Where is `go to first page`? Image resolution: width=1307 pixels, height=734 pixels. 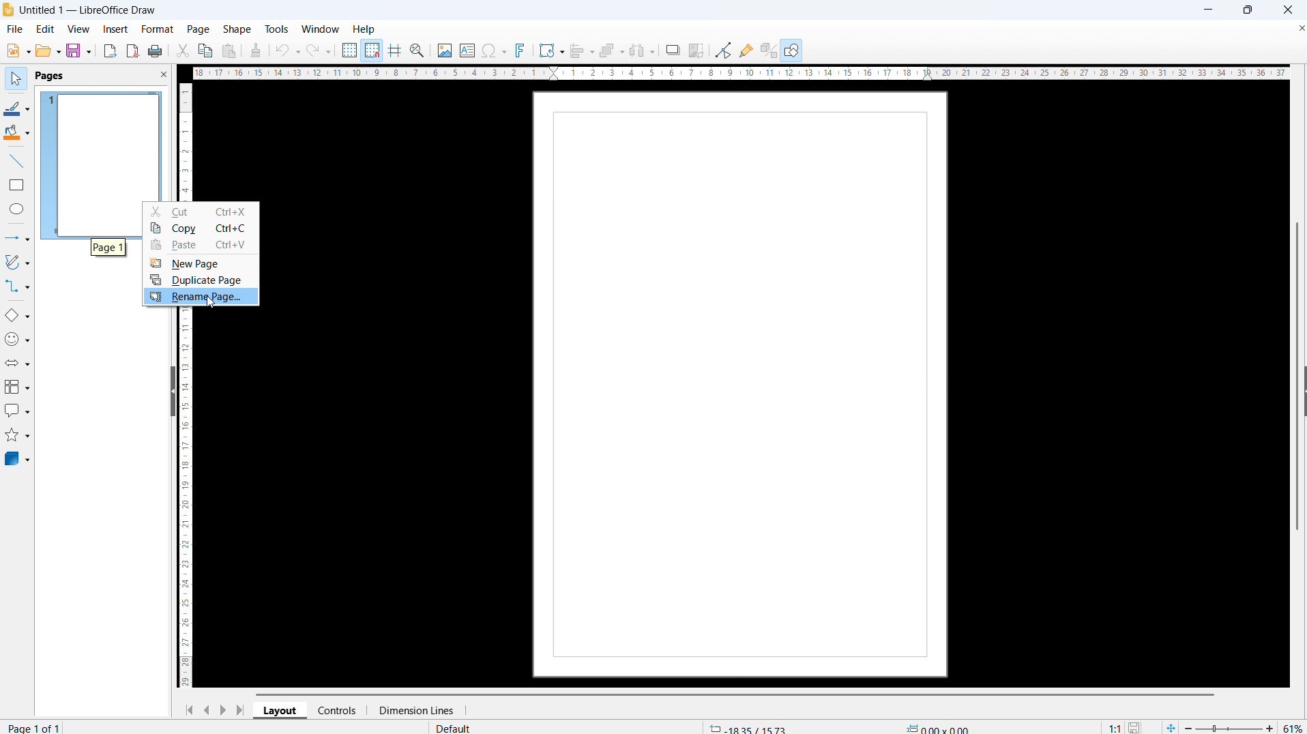
go to first page is located at coordinates (188, 709).